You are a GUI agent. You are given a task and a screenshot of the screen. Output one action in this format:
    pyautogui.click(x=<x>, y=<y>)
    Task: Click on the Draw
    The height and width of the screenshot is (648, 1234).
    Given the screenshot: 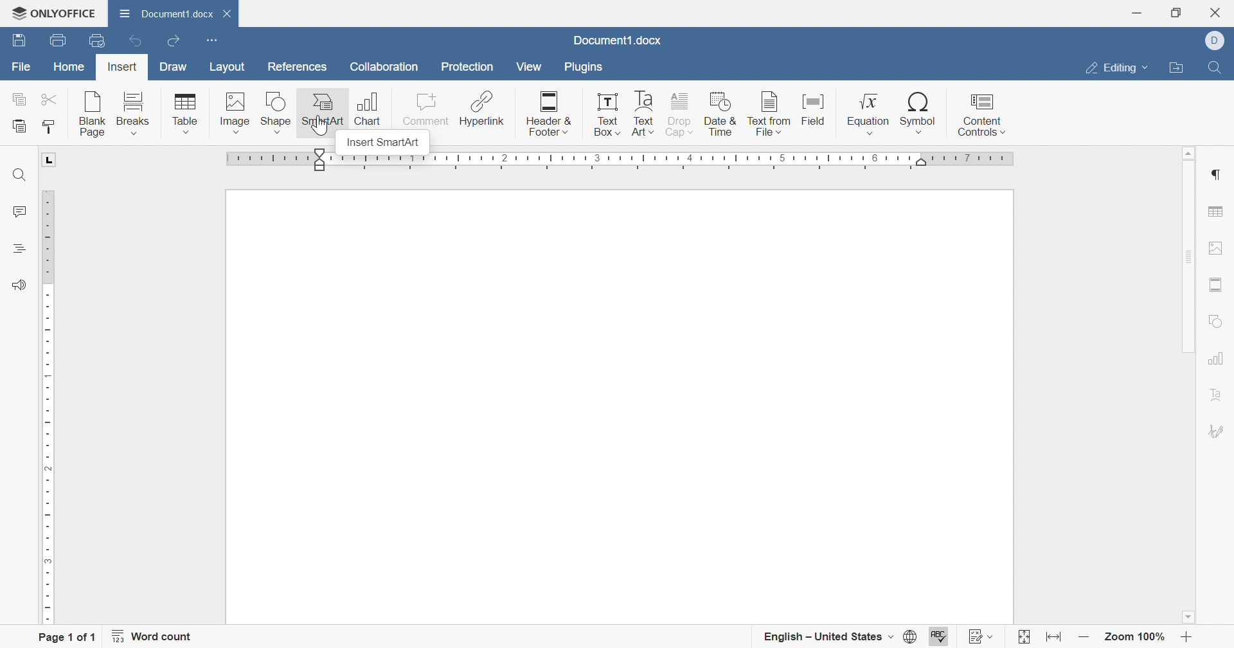 What is the action you would take?
    pyautogui.click(x=172, y=67)
    